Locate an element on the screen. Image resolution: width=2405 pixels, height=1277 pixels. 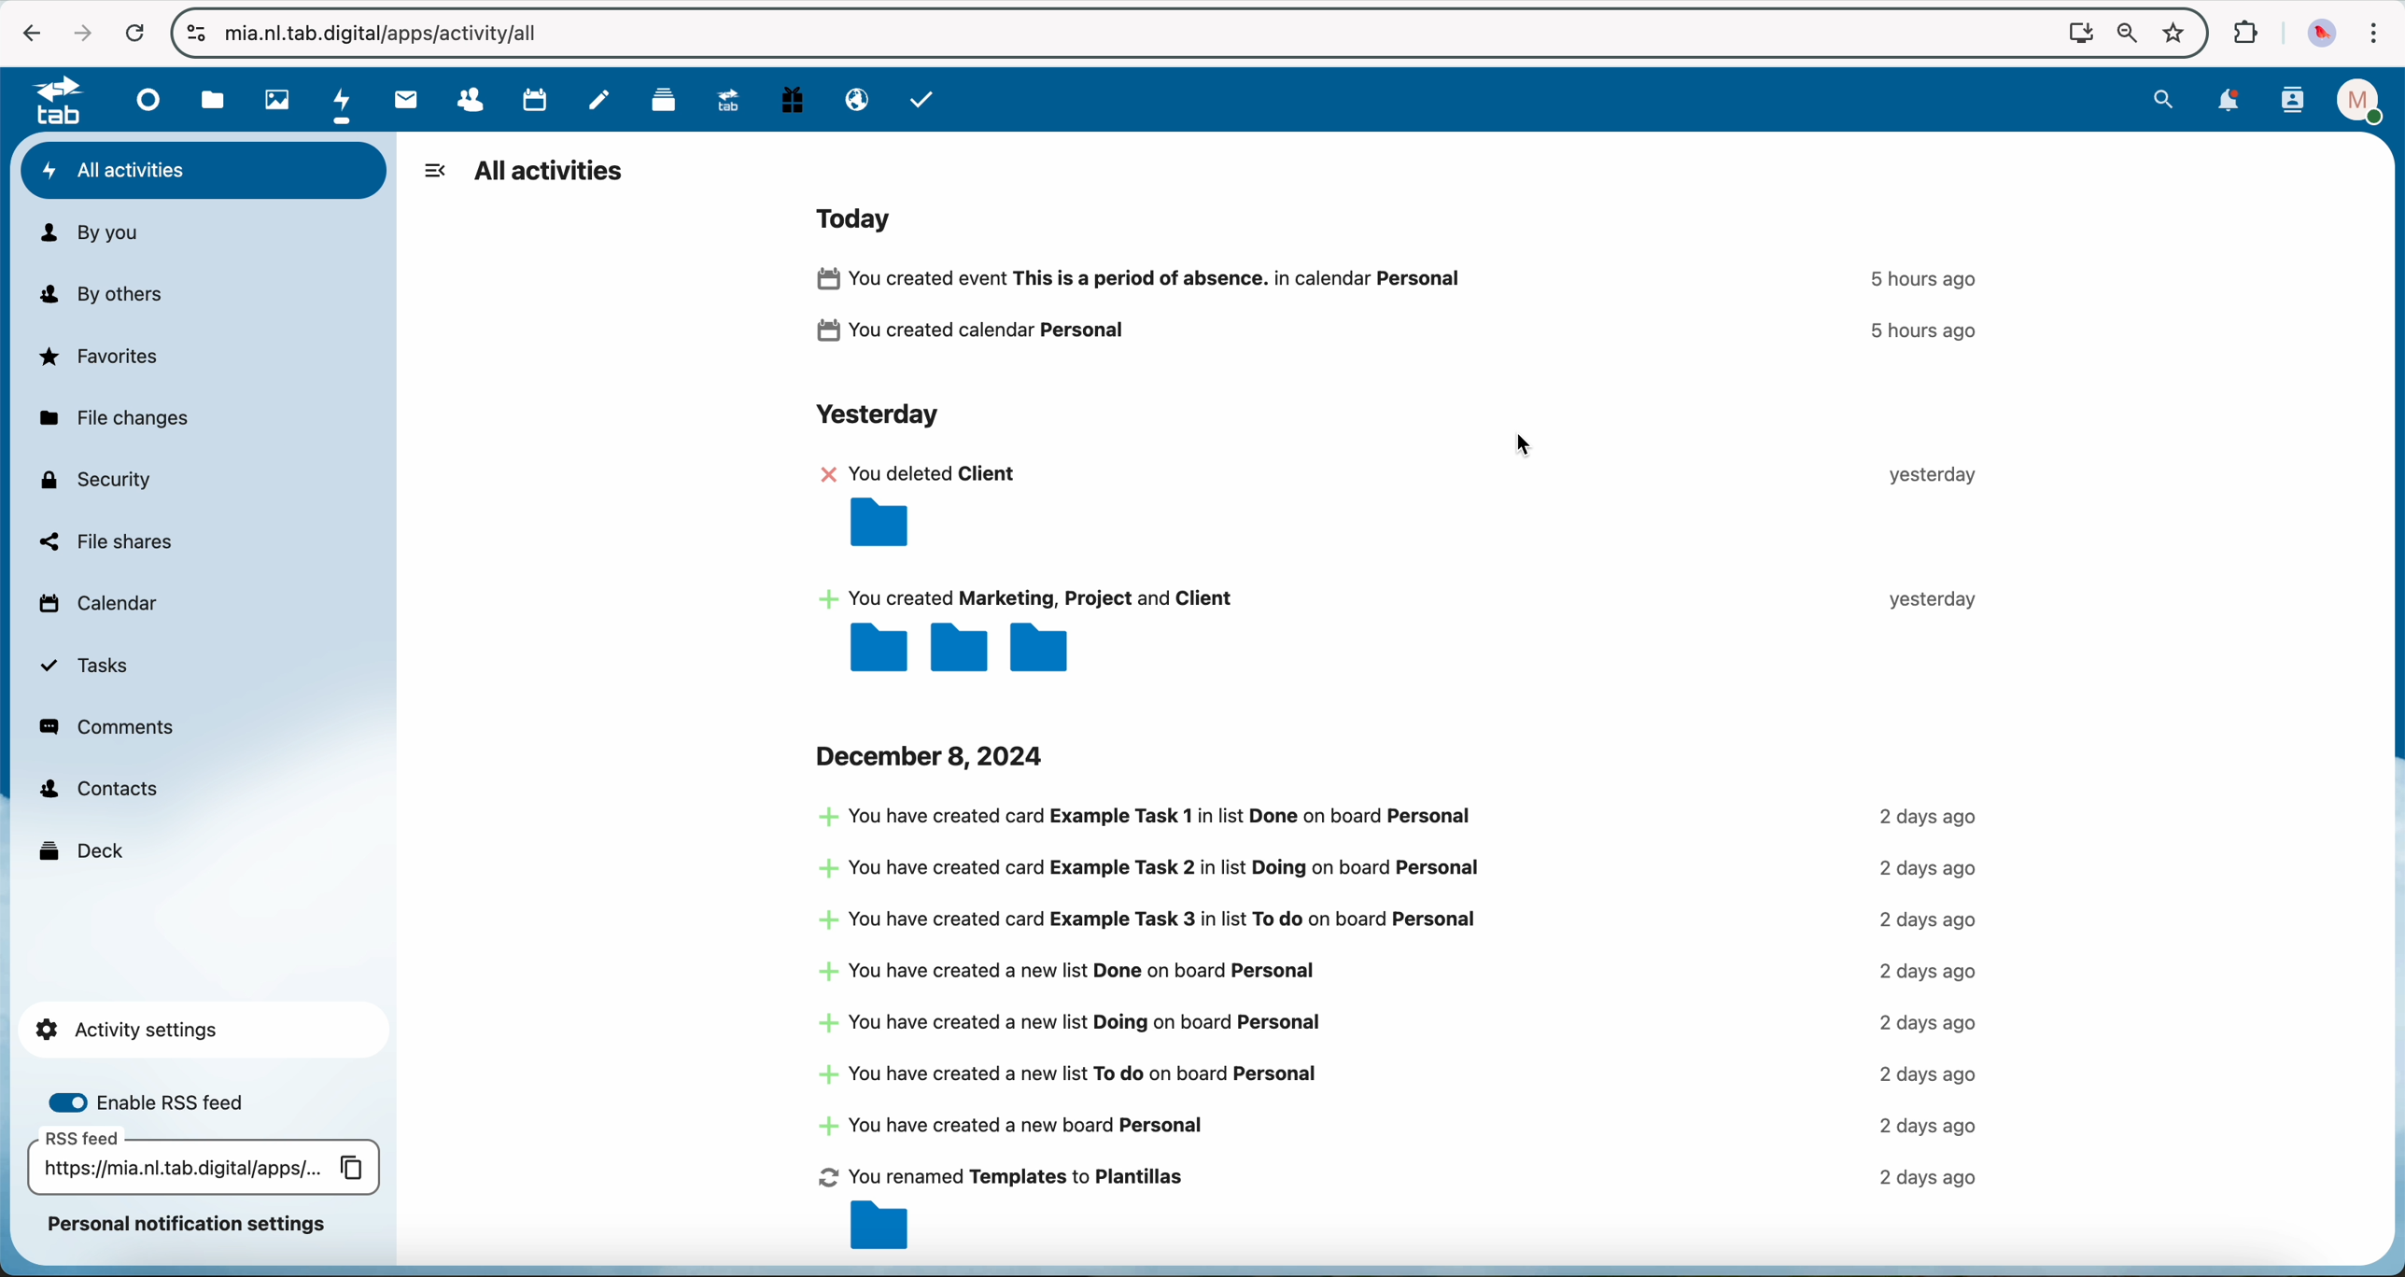
contacts is located at coordinates (99, 791).